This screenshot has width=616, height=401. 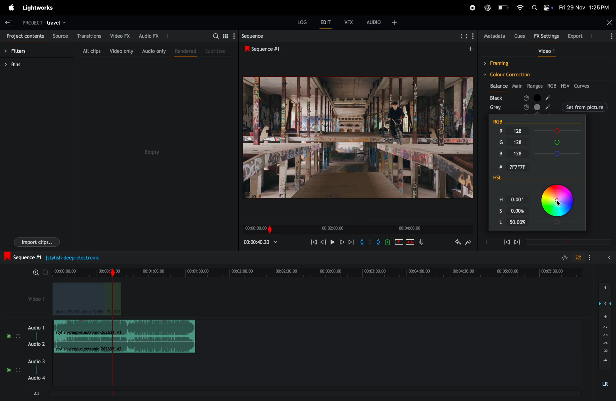 I want to click on zoom in zoom out, so click(x=490, y=242).